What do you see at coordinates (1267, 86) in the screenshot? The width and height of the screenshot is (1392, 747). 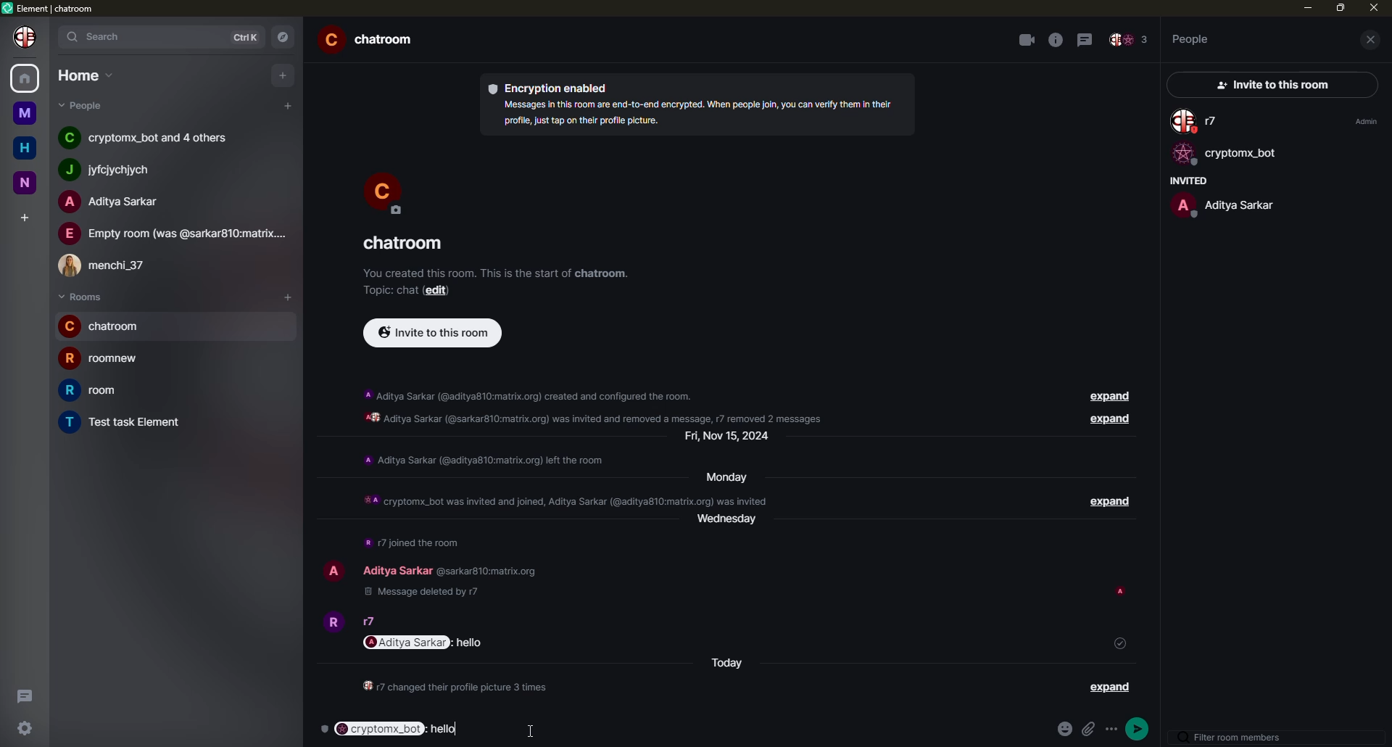 I see `invite` at bounding box center [1267, 86].